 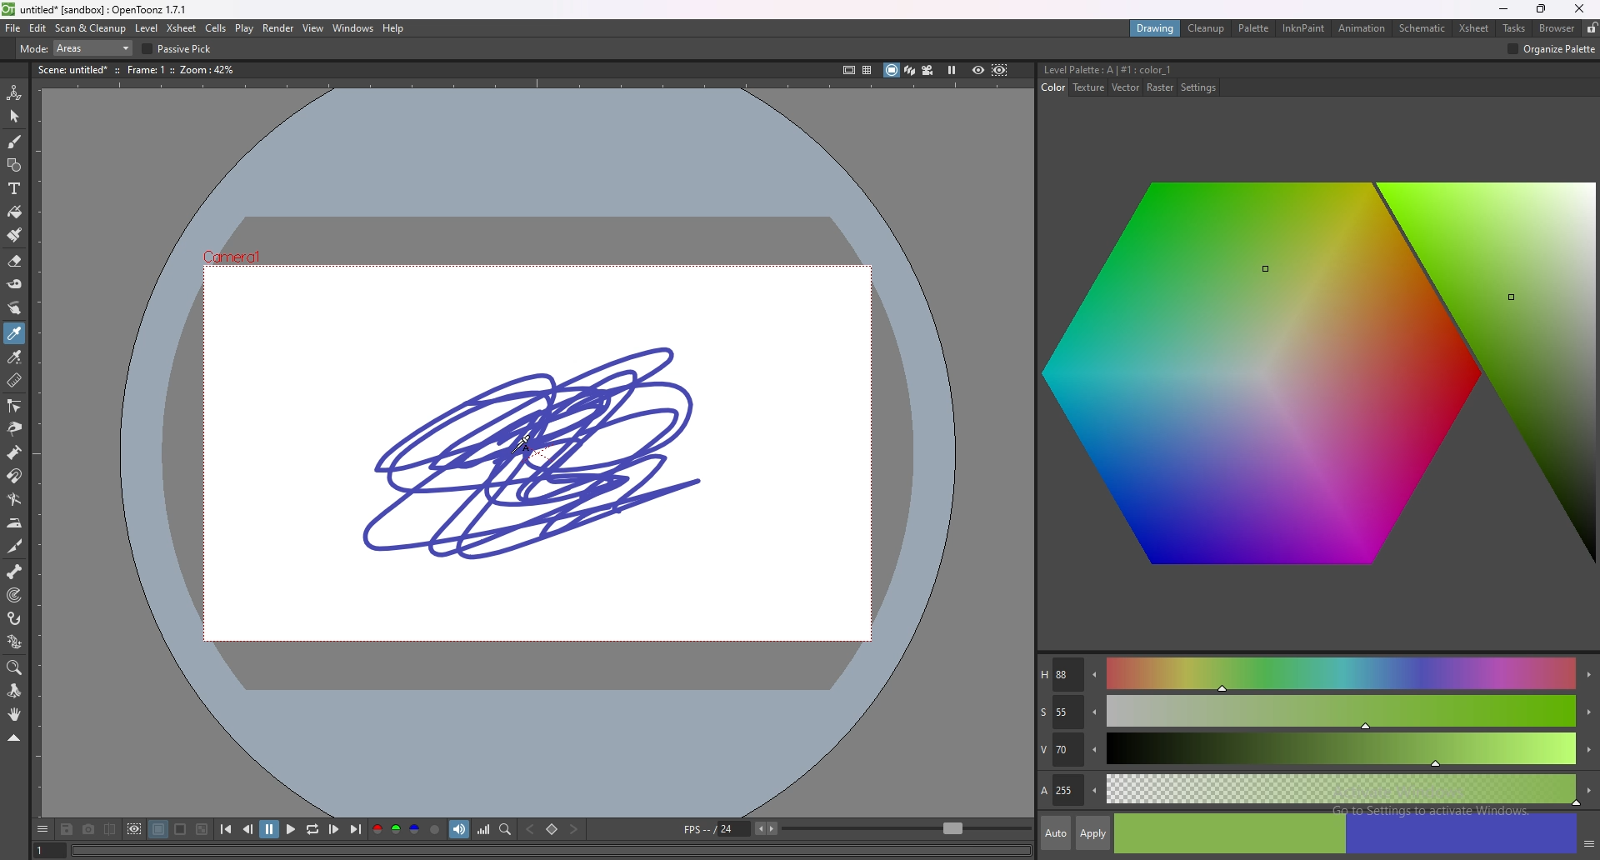 What do you see at coordinates (15, 212) in the screenshot?
I see `fill tool` at bounding box center [15, 212].